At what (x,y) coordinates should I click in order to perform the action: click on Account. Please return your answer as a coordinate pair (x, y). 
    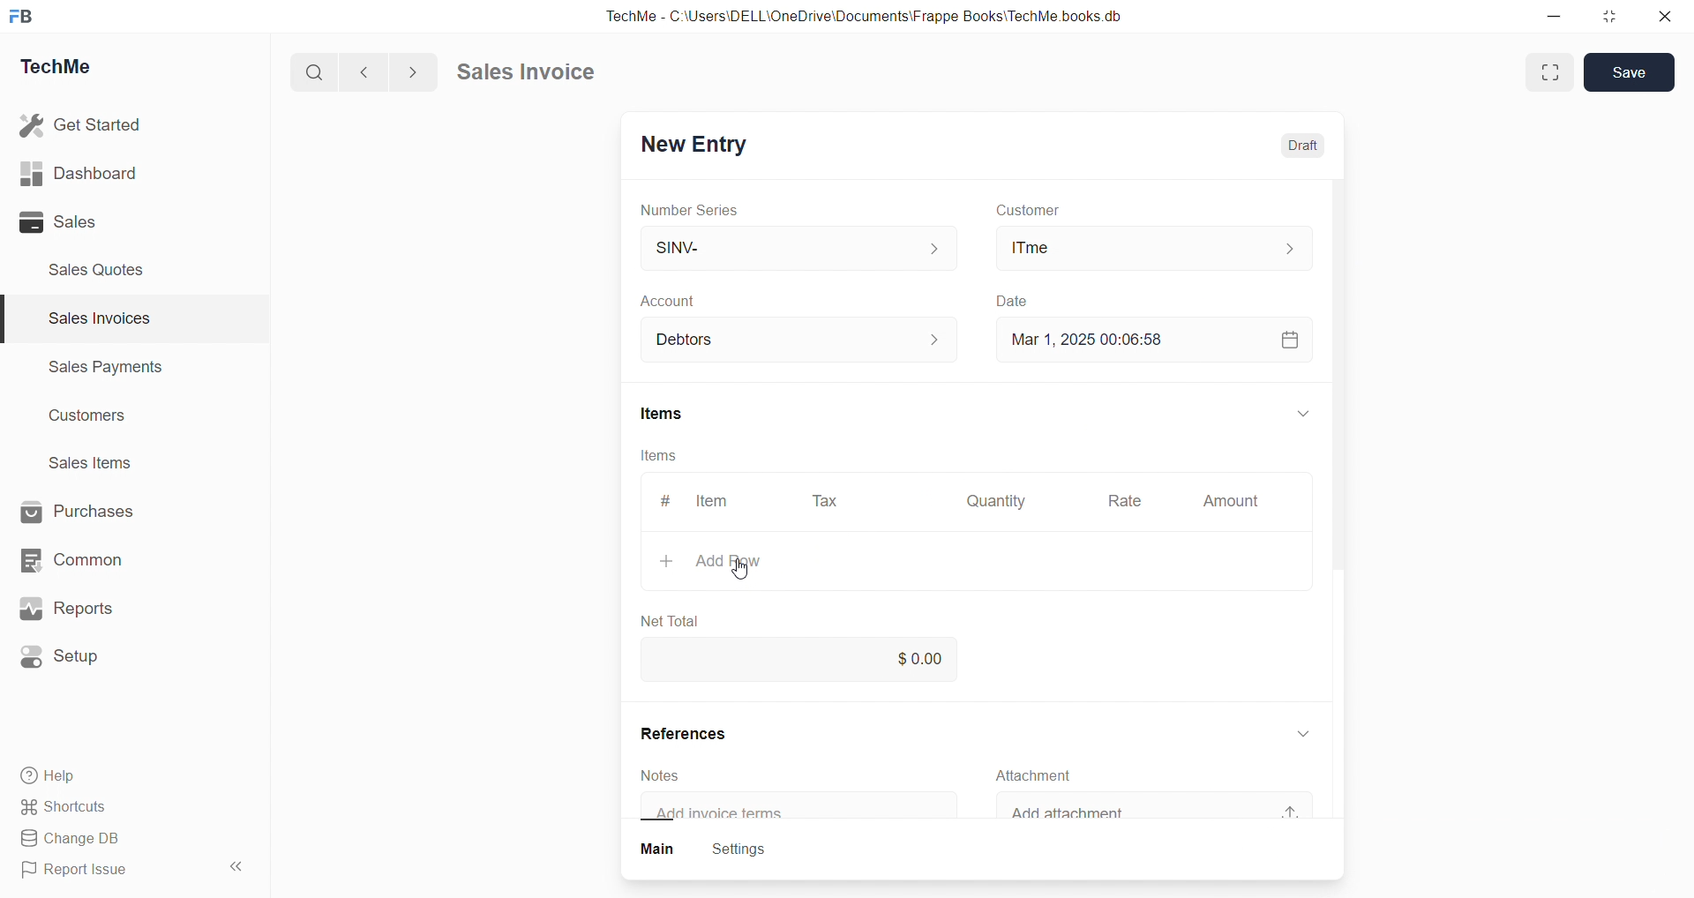
    Looking at the image, I should click on (695, 303).